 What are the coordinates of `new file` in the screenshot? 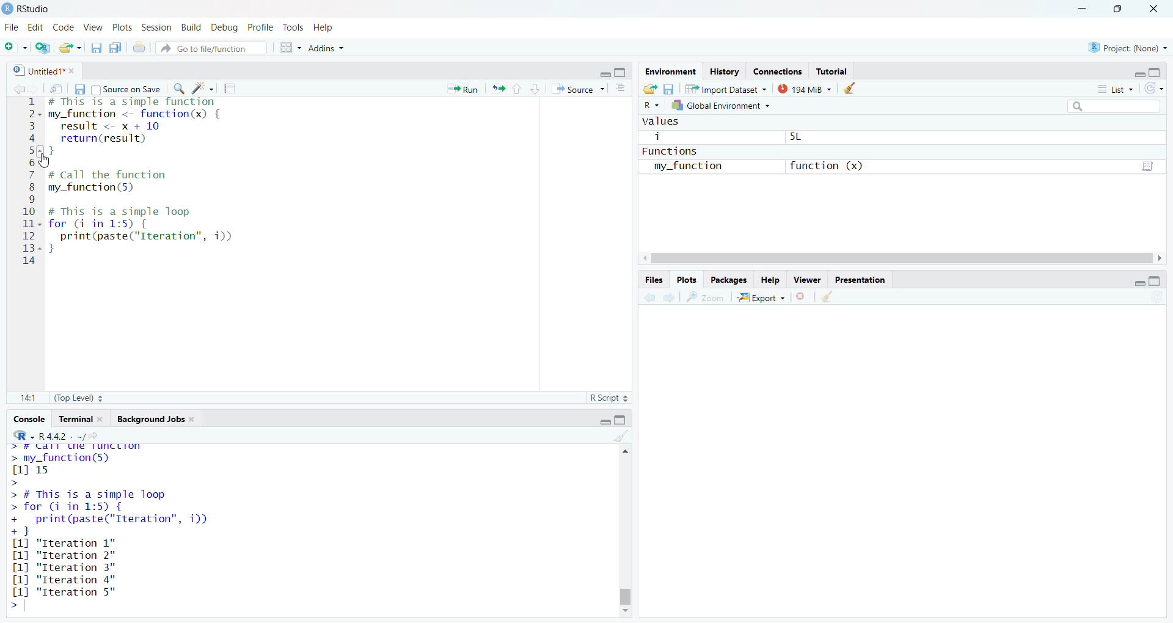 It's located at (15, 45).